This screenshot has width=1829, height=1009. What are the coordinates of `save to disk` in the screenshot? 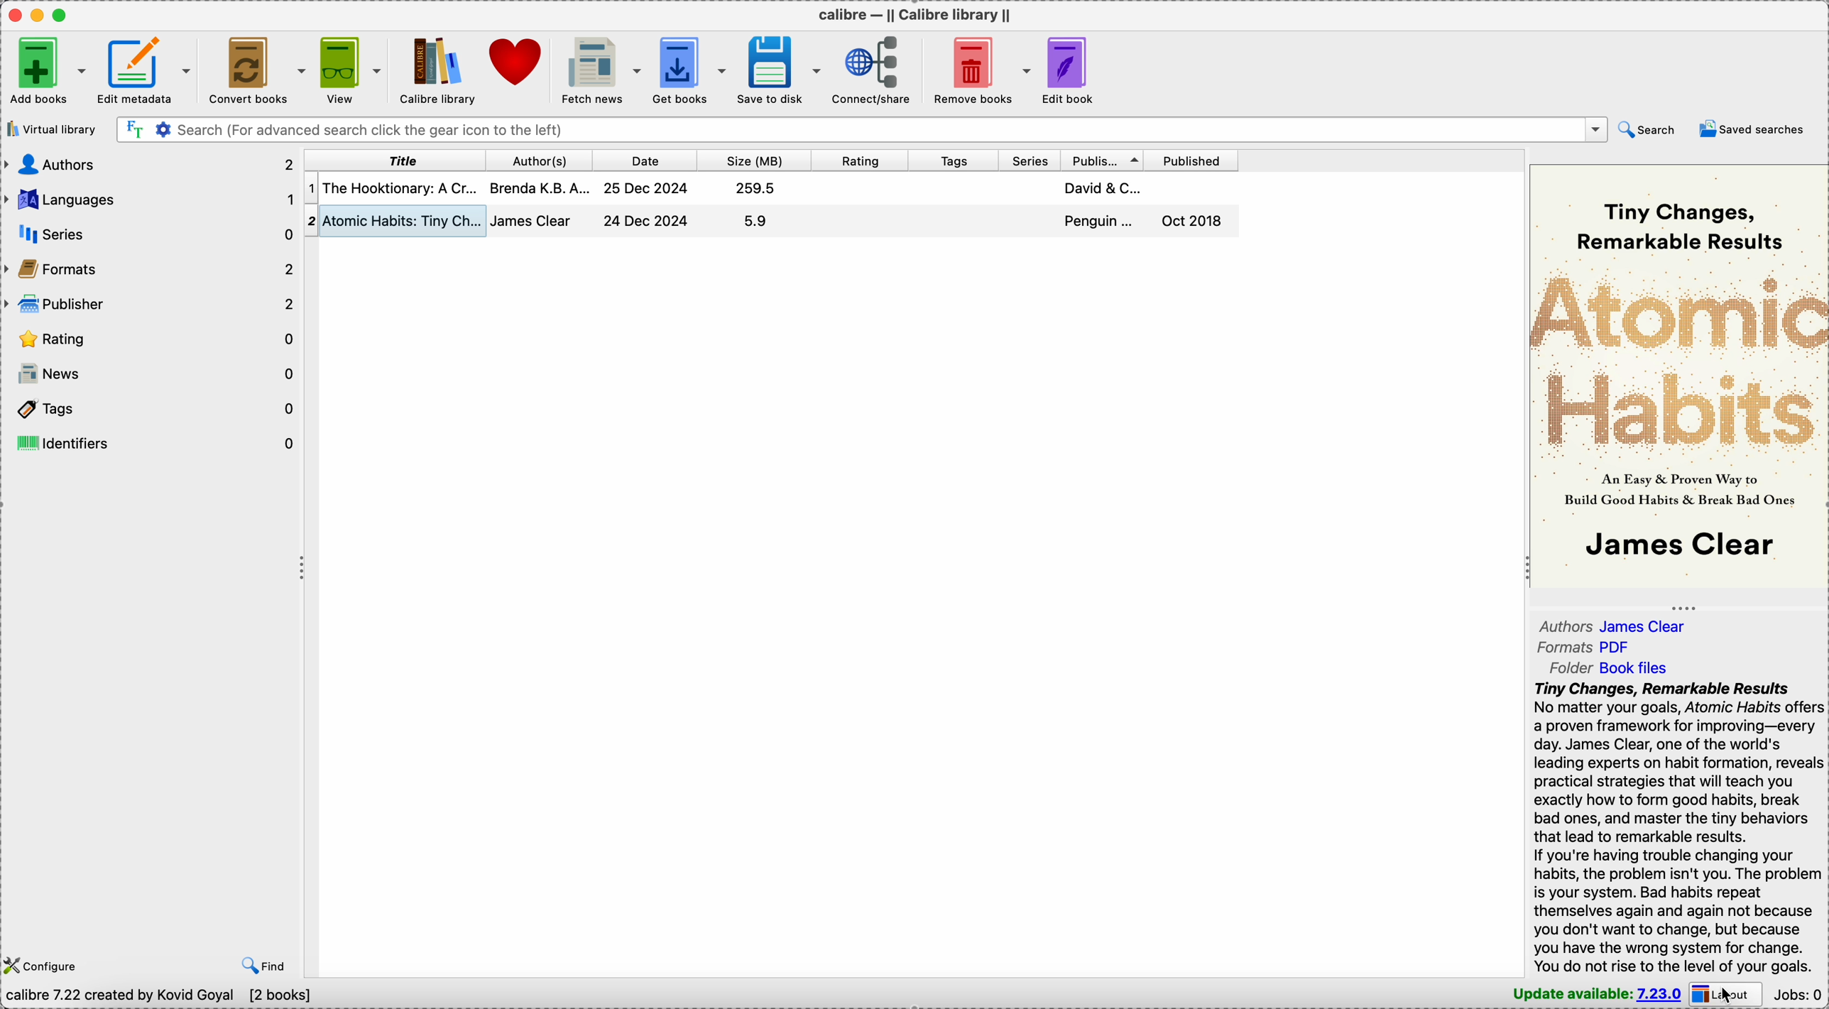 It's located at (782, 69).